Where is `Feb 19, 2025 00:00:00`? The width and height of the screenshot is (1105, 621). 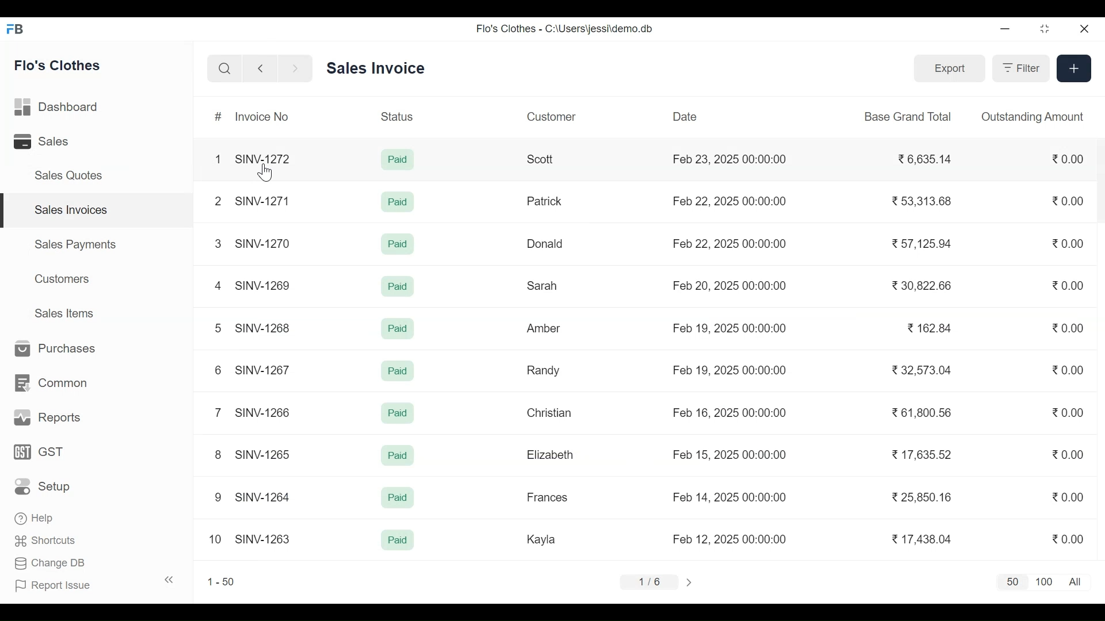 Feb 19, 2025 00:00:00 is located at coordinates (730, 327).